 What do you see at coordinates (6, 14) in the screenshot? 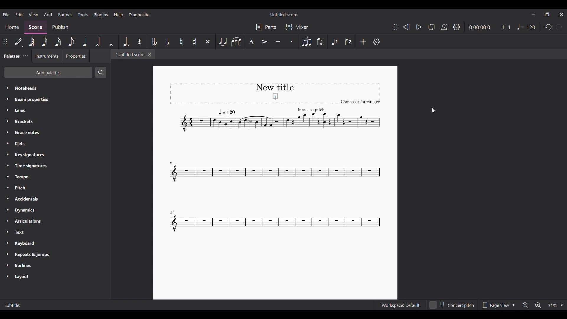
I see `File menu` at bounding box center [6, 14].